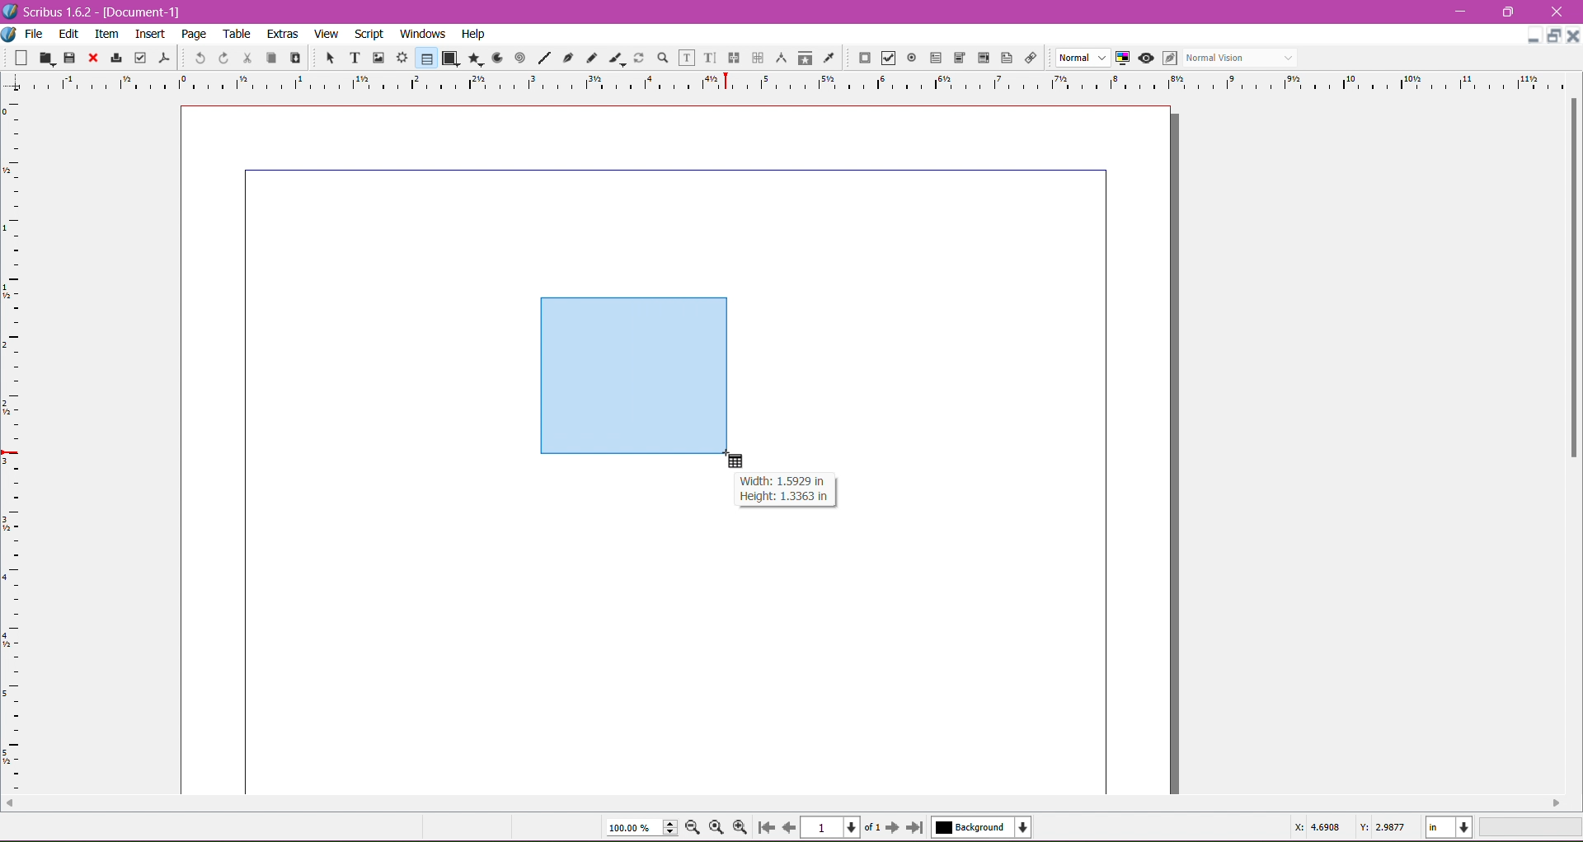 The height and width of the screenshot is (842, 1583). I want to click on Link Annotation, so click(1028, 57).